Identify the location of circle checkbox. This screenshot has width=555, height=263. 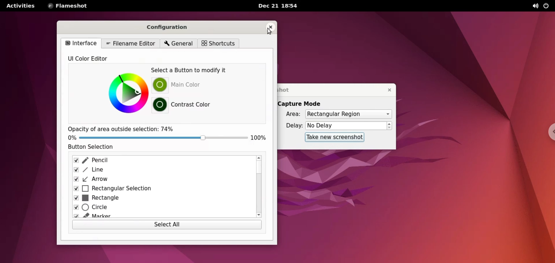
(159, 208).